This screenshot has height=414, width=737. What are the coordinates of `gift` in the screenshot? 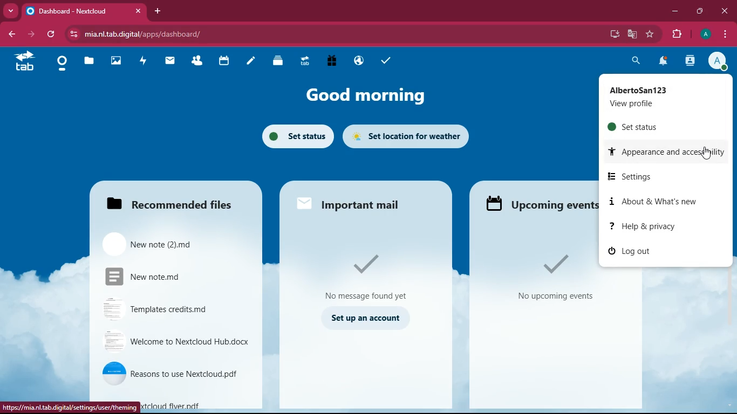 It's located at (332, 61).